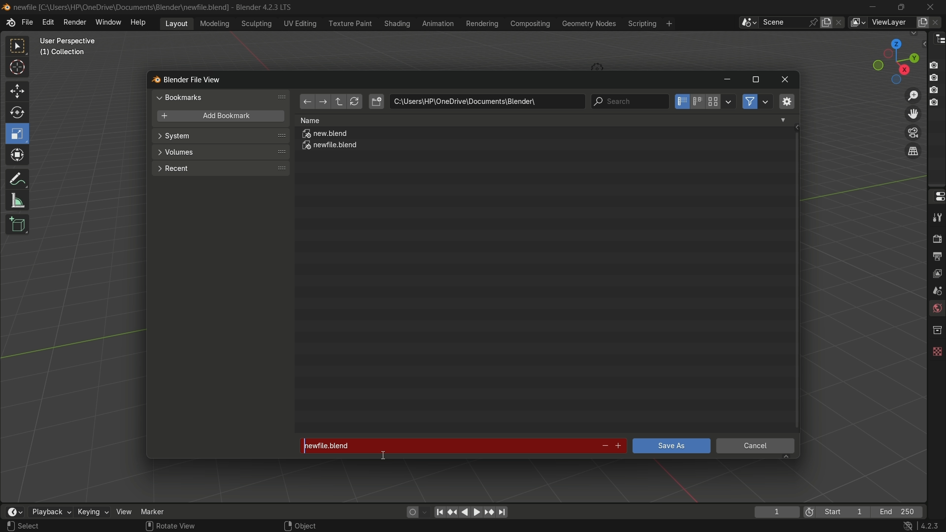  What do you see at coordinates (729, 100) in the screenshot?
I see `display settings` at bounding box center [729, 100].